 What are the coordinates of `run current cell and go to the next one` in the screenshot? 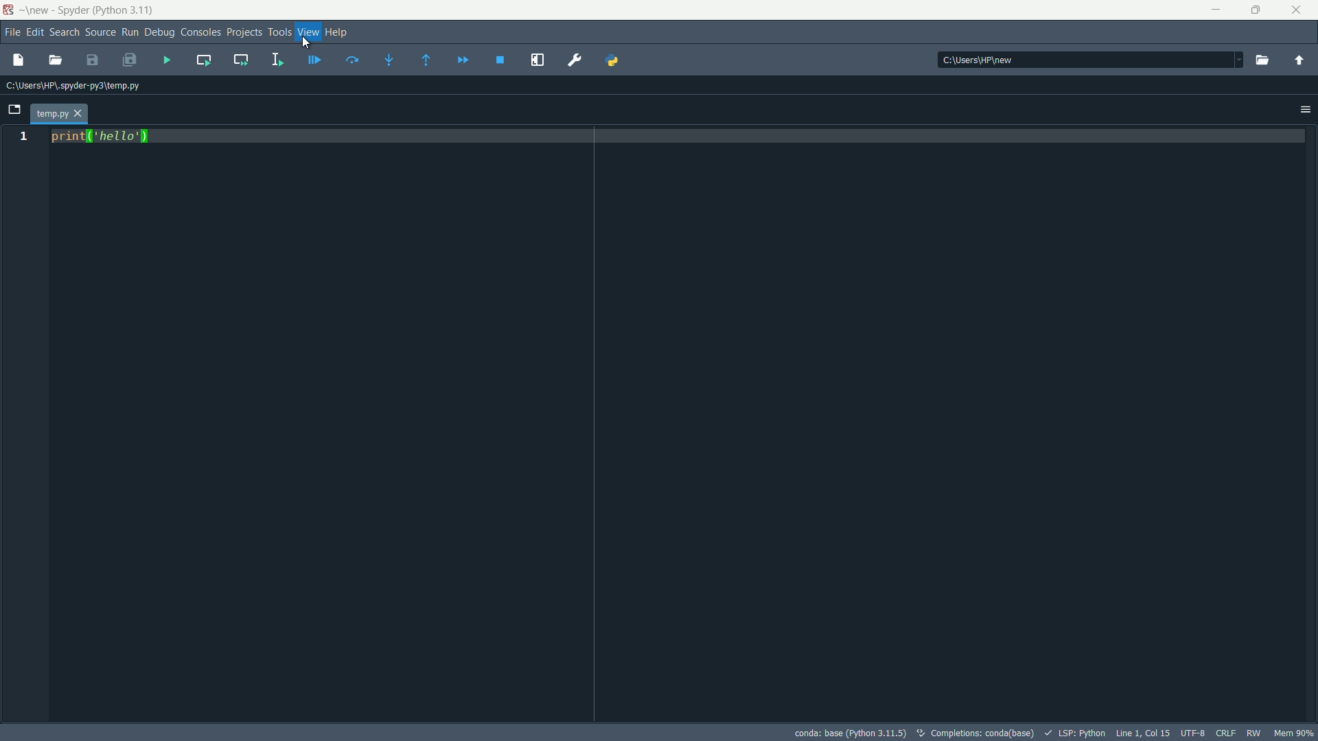 It's located at (242, 59).